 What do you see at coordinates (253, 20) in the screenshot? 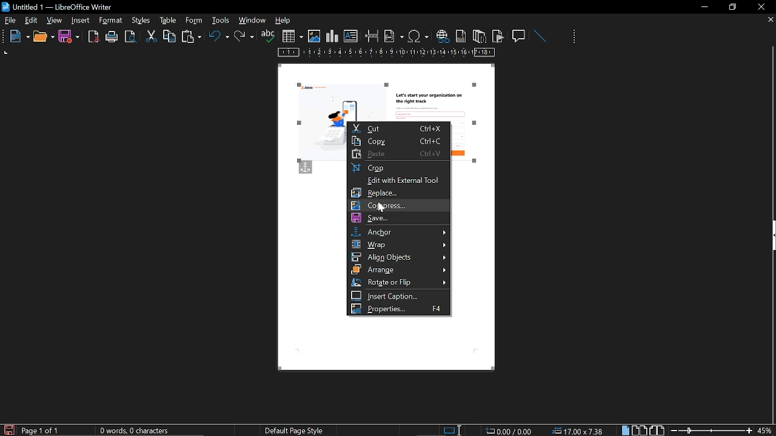
I see `window` at bounding box center [253, 20].